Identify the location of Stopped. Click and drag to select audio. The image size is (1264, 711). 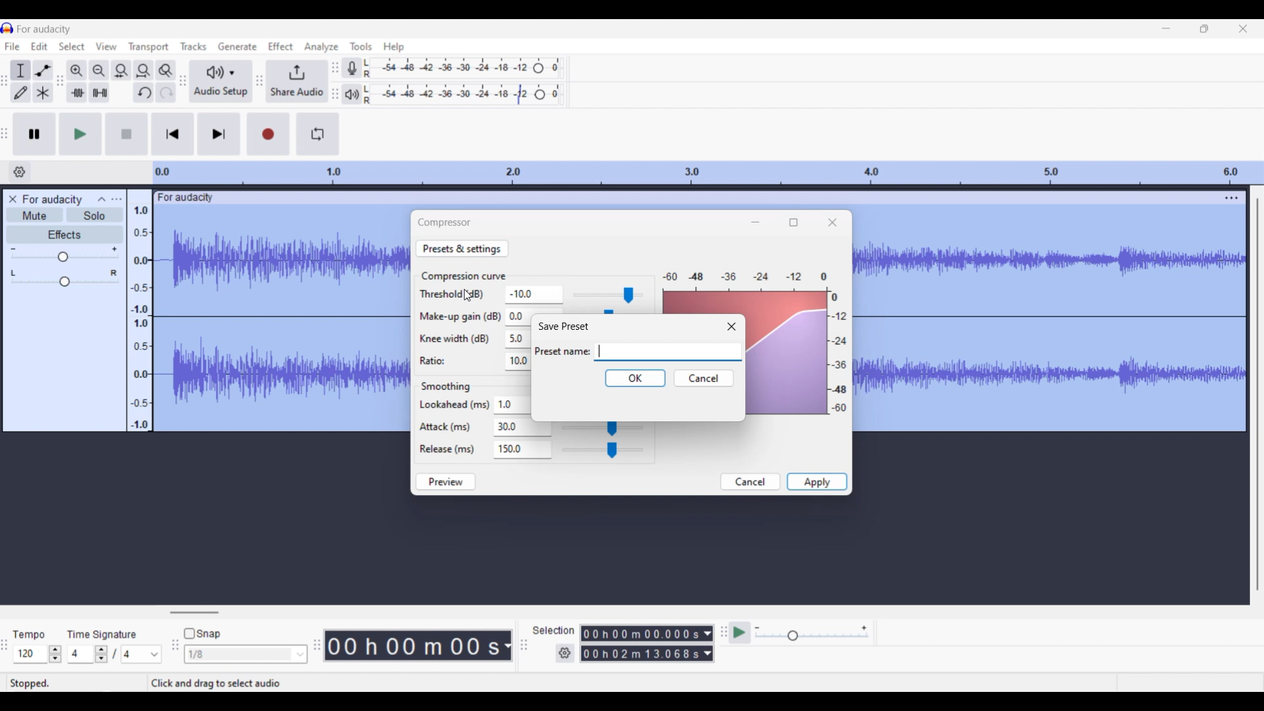
(162, 683).